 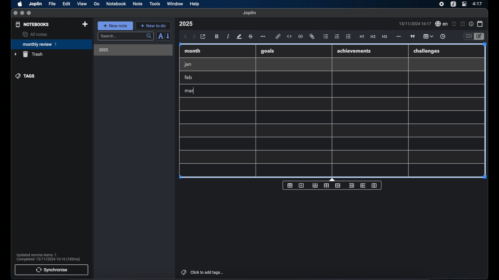 What do you see at coordinates (194, 37) in the screenshot?
I see `forward` at bounding box center [194, 37].